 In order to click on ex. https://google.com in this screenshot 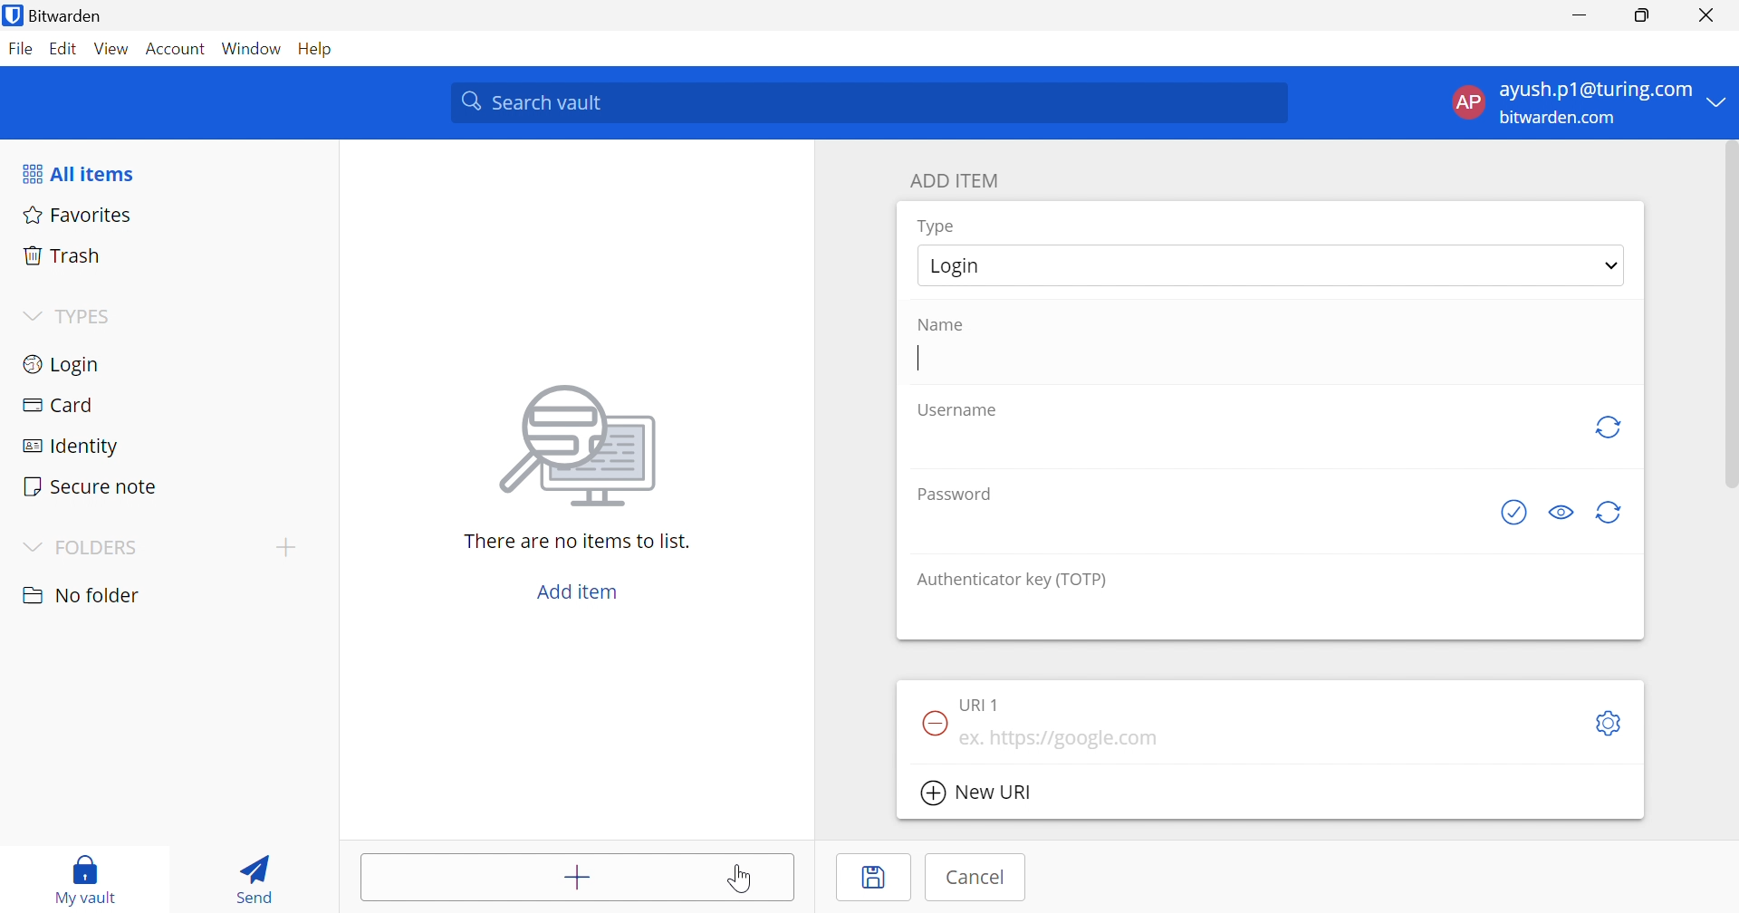, I will do `click(1059, 738)`.